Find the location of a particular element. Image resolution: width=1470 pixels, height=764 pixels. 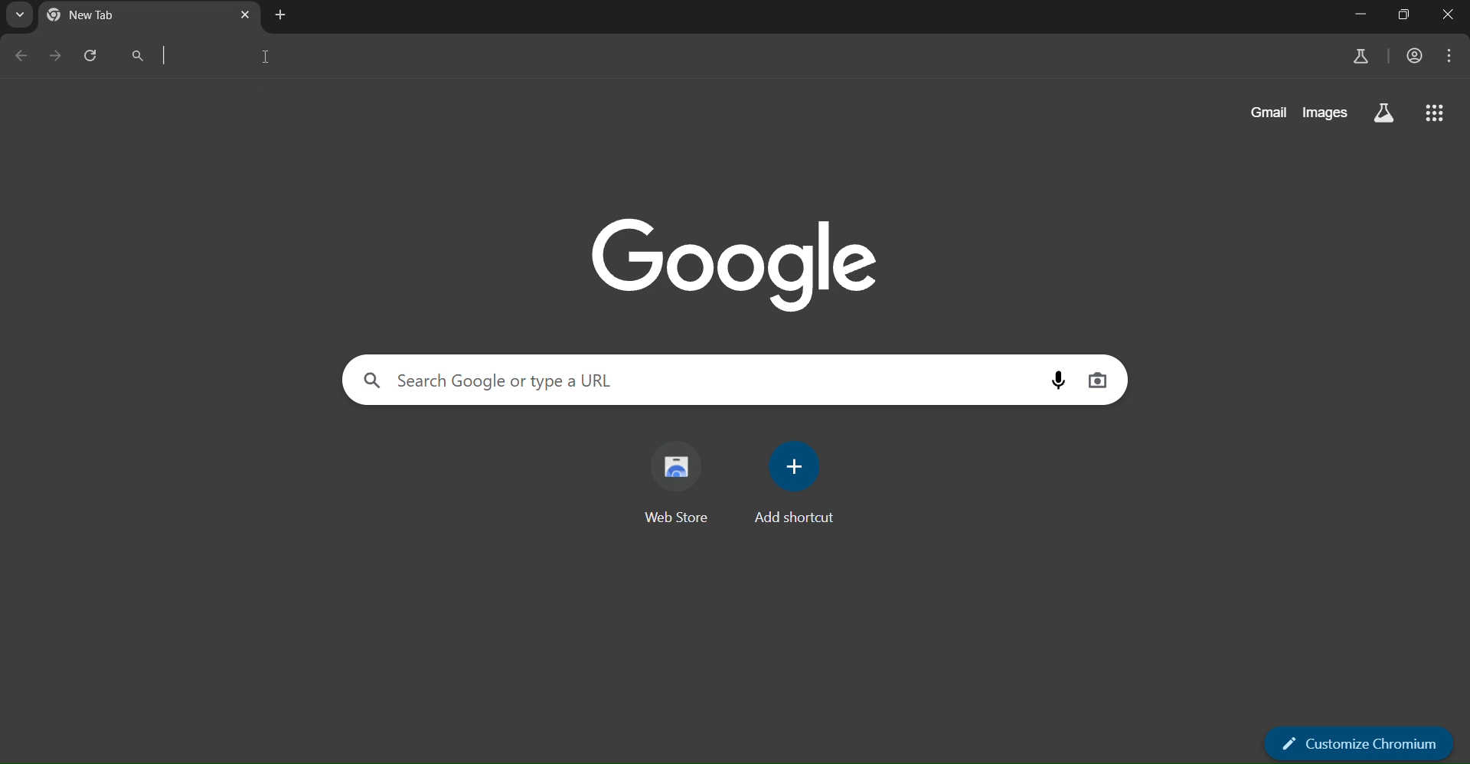

cursor is located at coordinates (268, 59).